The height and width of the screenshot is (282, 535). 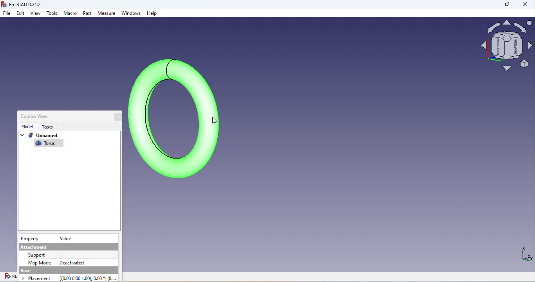 What do you see at coordinates (52, 15) in the screenshot?
I see `Tools` at bounding box center [52, 15].